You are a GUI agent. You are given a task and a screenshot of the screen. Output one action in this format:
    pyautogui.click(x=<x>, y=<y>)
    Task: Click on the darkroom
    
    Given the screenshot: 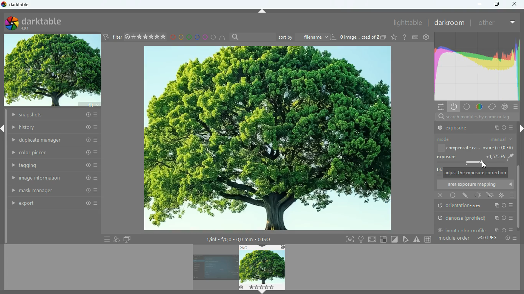 What is the action you would take?
    pyautogui.click(x=450, y=23)
    